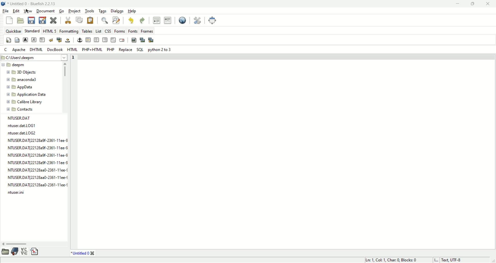 The image size is (496, 263). Describe the element at coordinates (489, 4) in the screenshot. I see `close` at that location.